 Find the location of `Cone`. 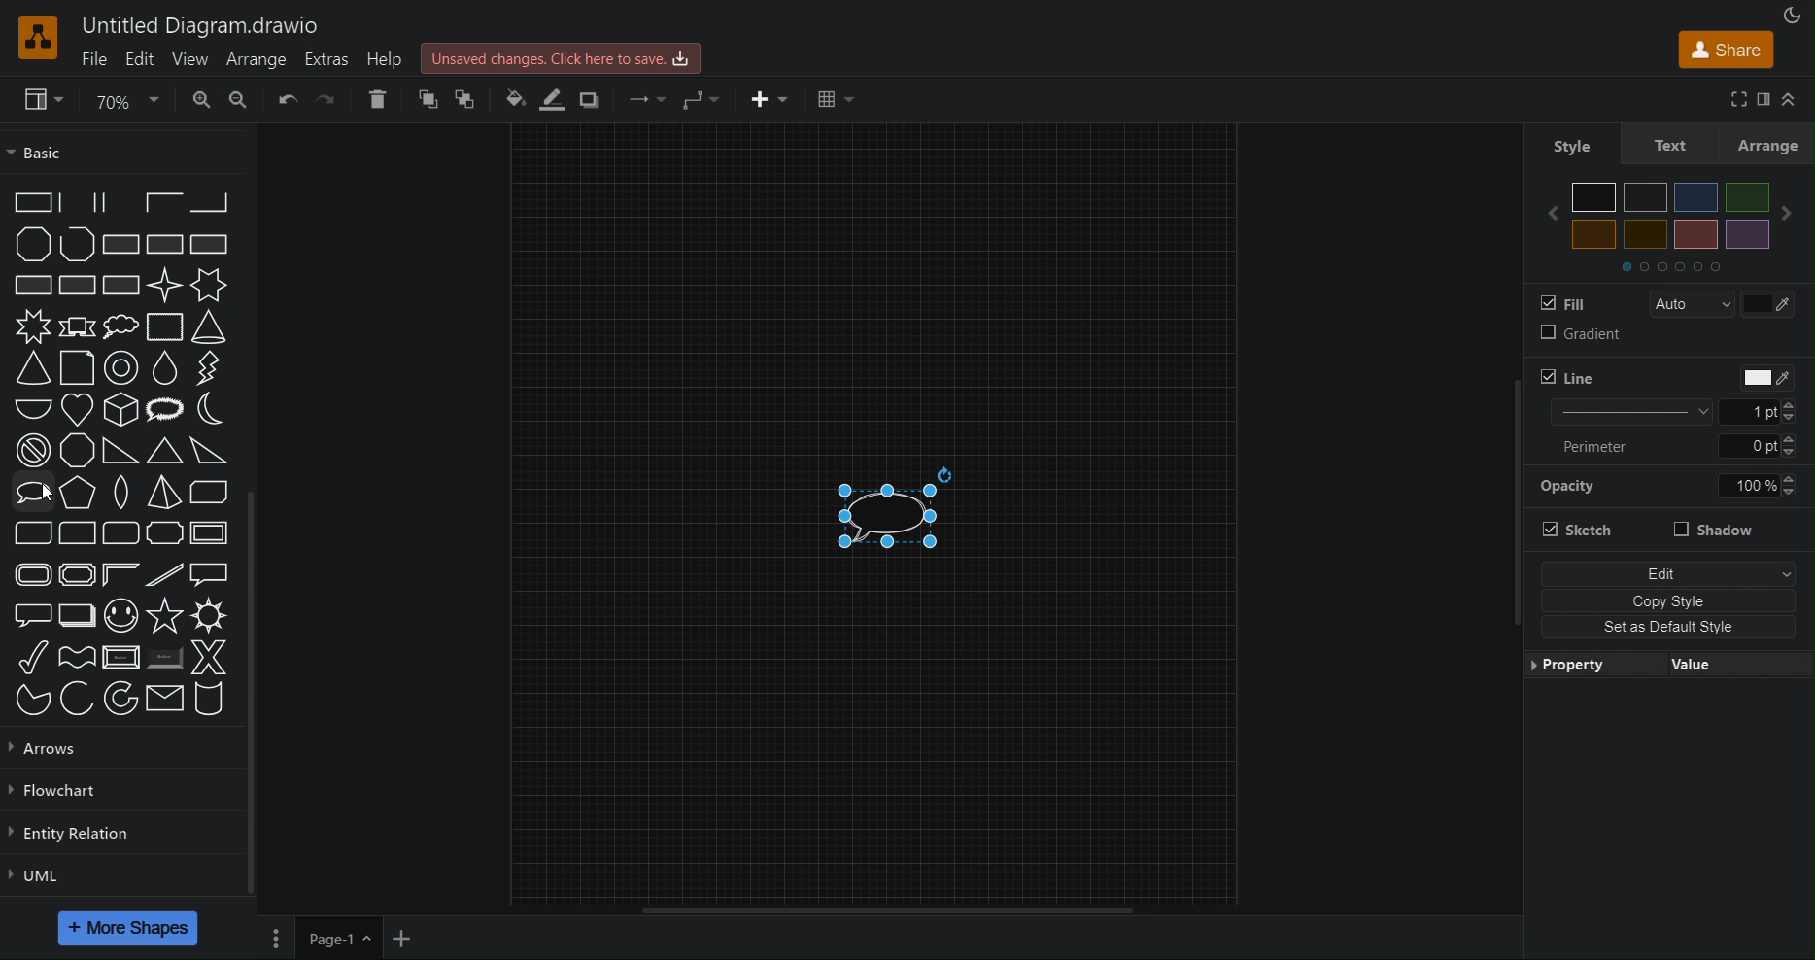

Cone is located at coordinates (210, 326).